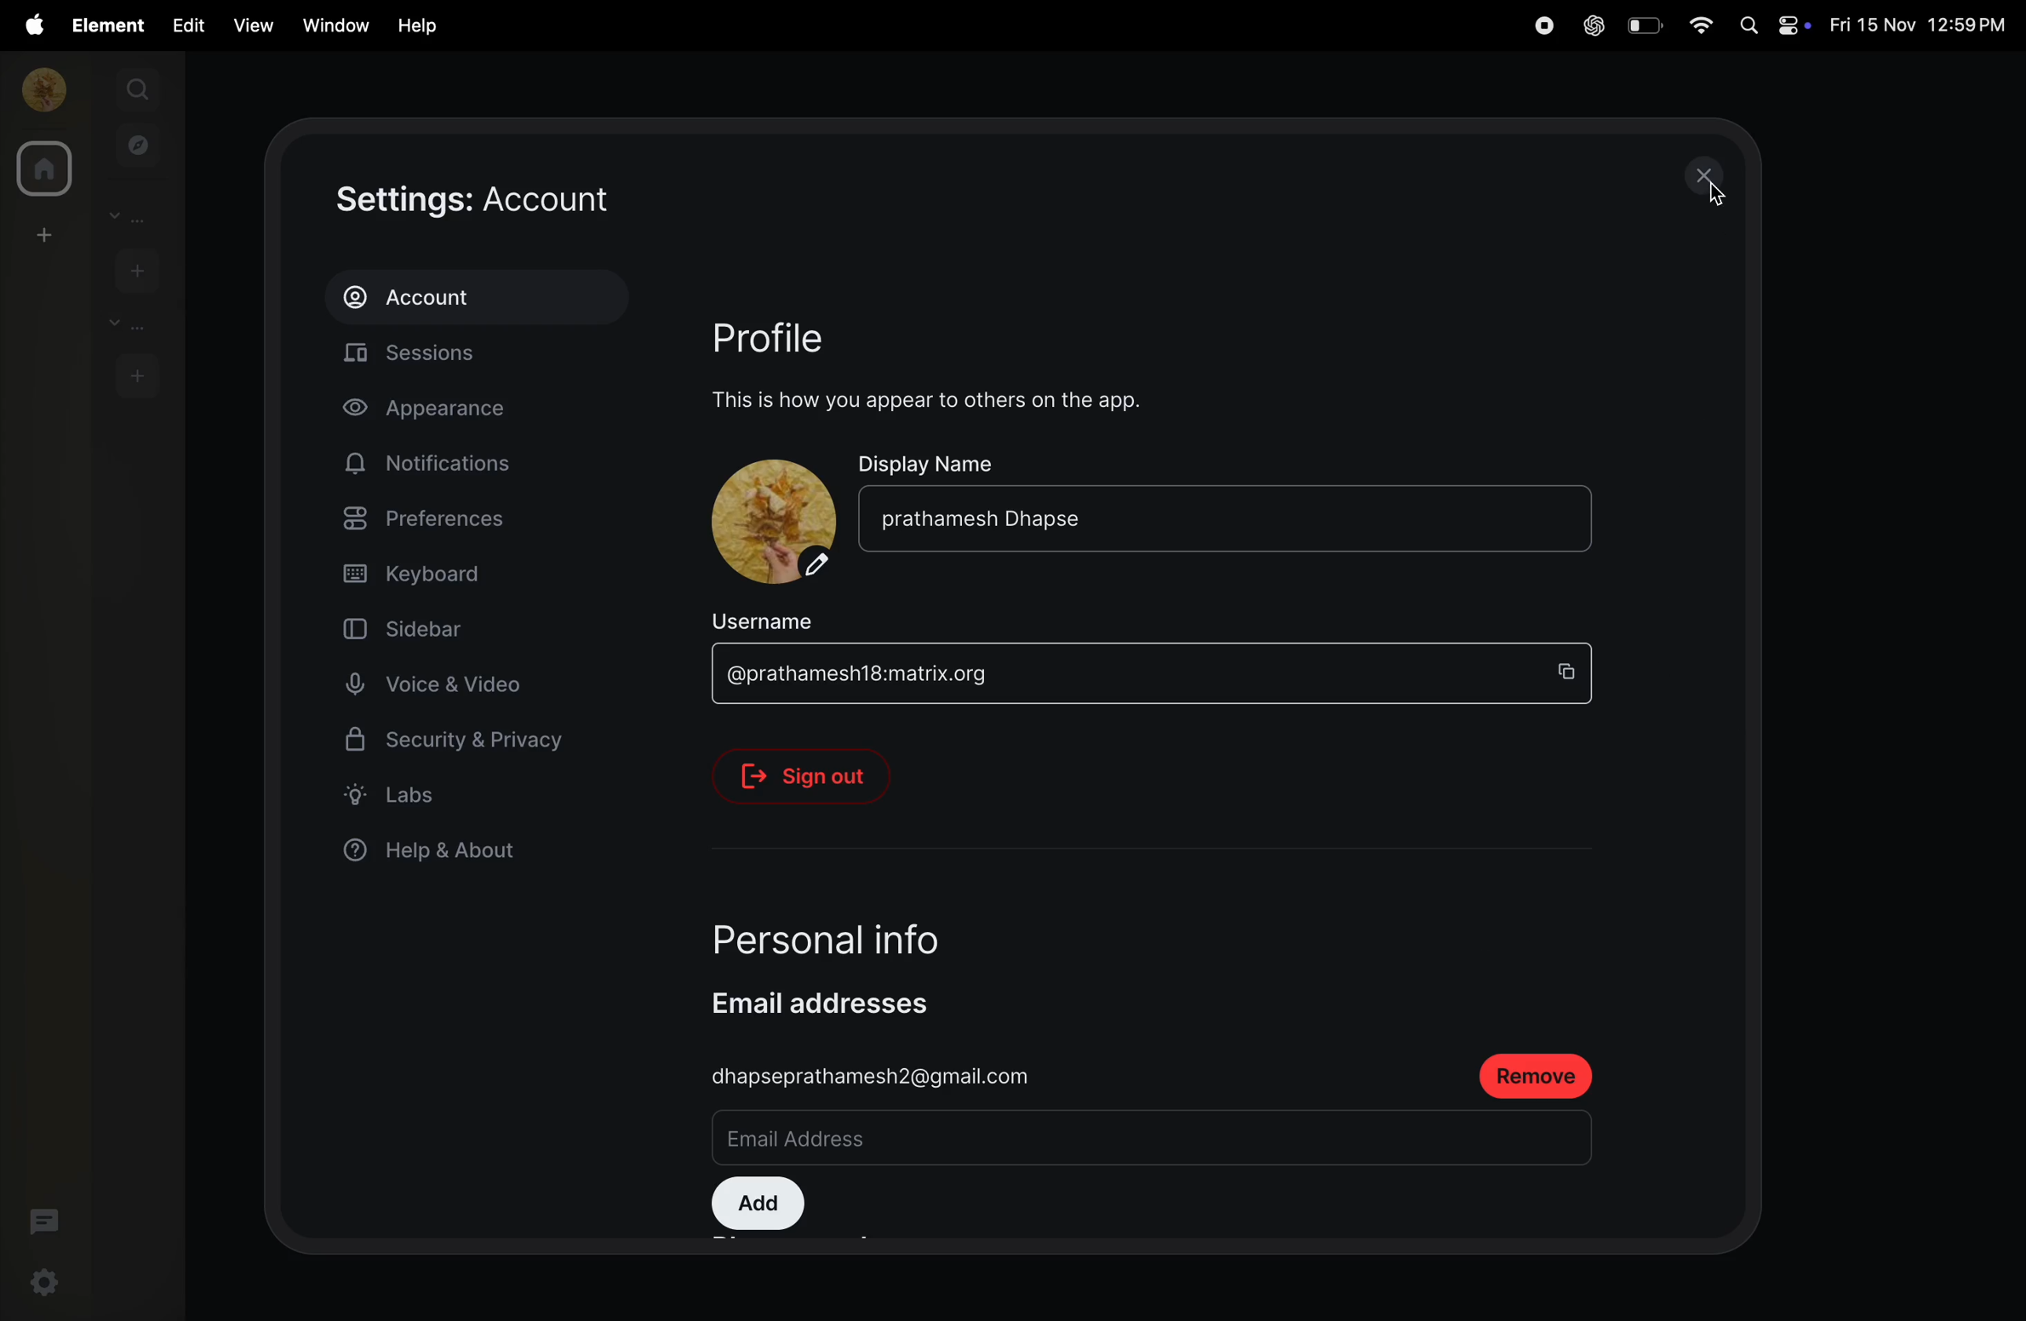  I want to click on apple menu, so click(32, 25).